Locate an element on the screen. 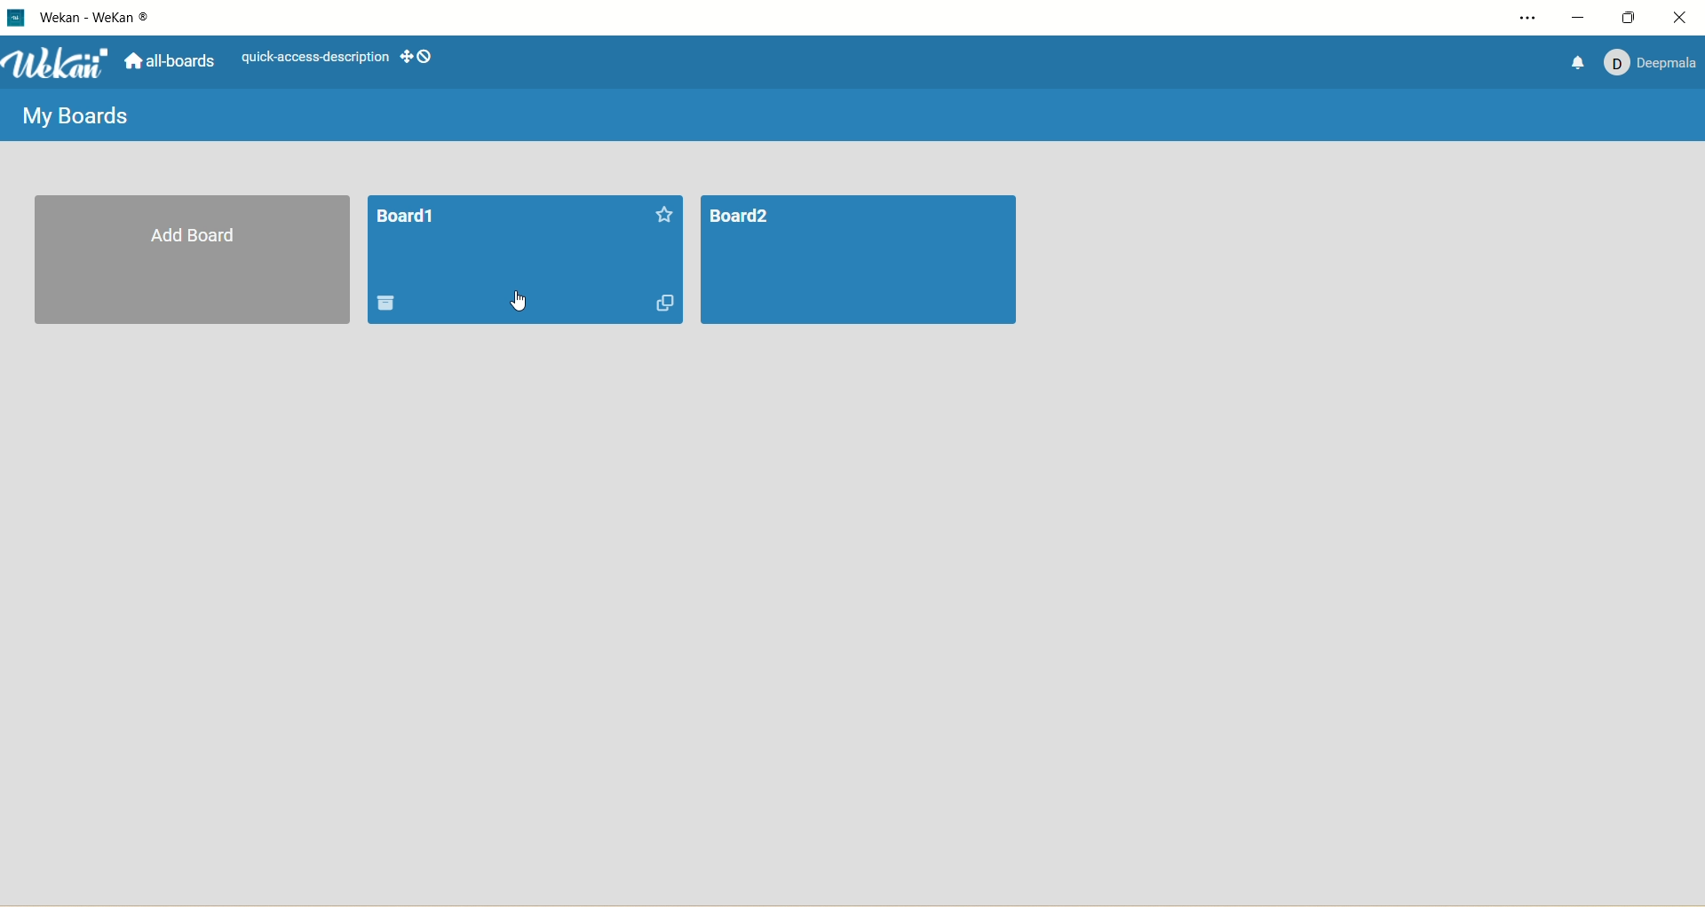 The height and width of the screenshot is (907, 1705). board2 is located at coordinates (868, 264).